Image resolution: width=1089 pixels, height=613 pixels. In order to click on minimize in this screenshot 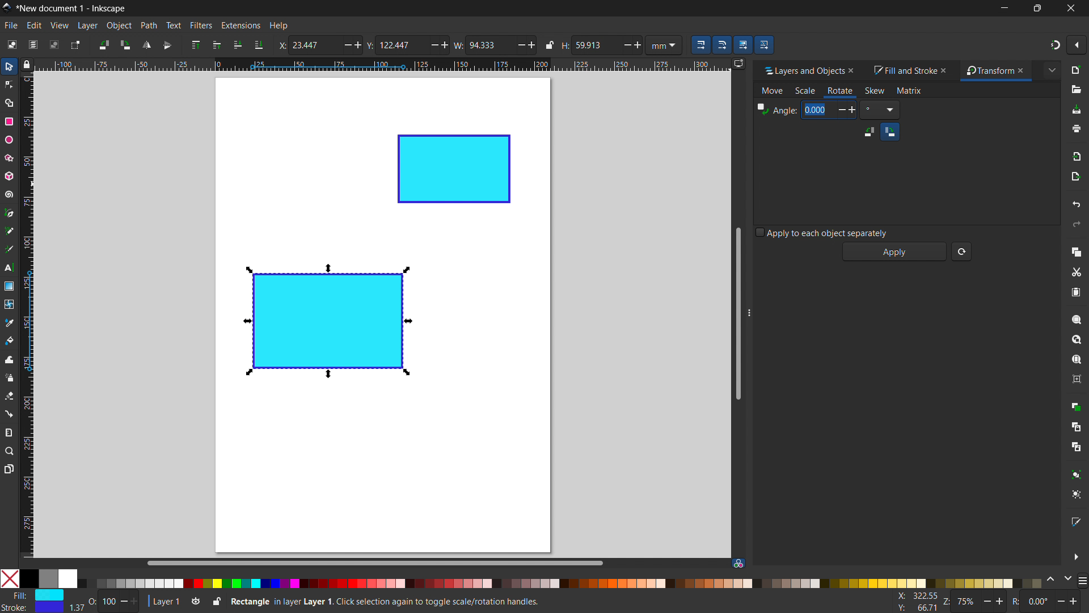, I will do `click(1003, 8)`.